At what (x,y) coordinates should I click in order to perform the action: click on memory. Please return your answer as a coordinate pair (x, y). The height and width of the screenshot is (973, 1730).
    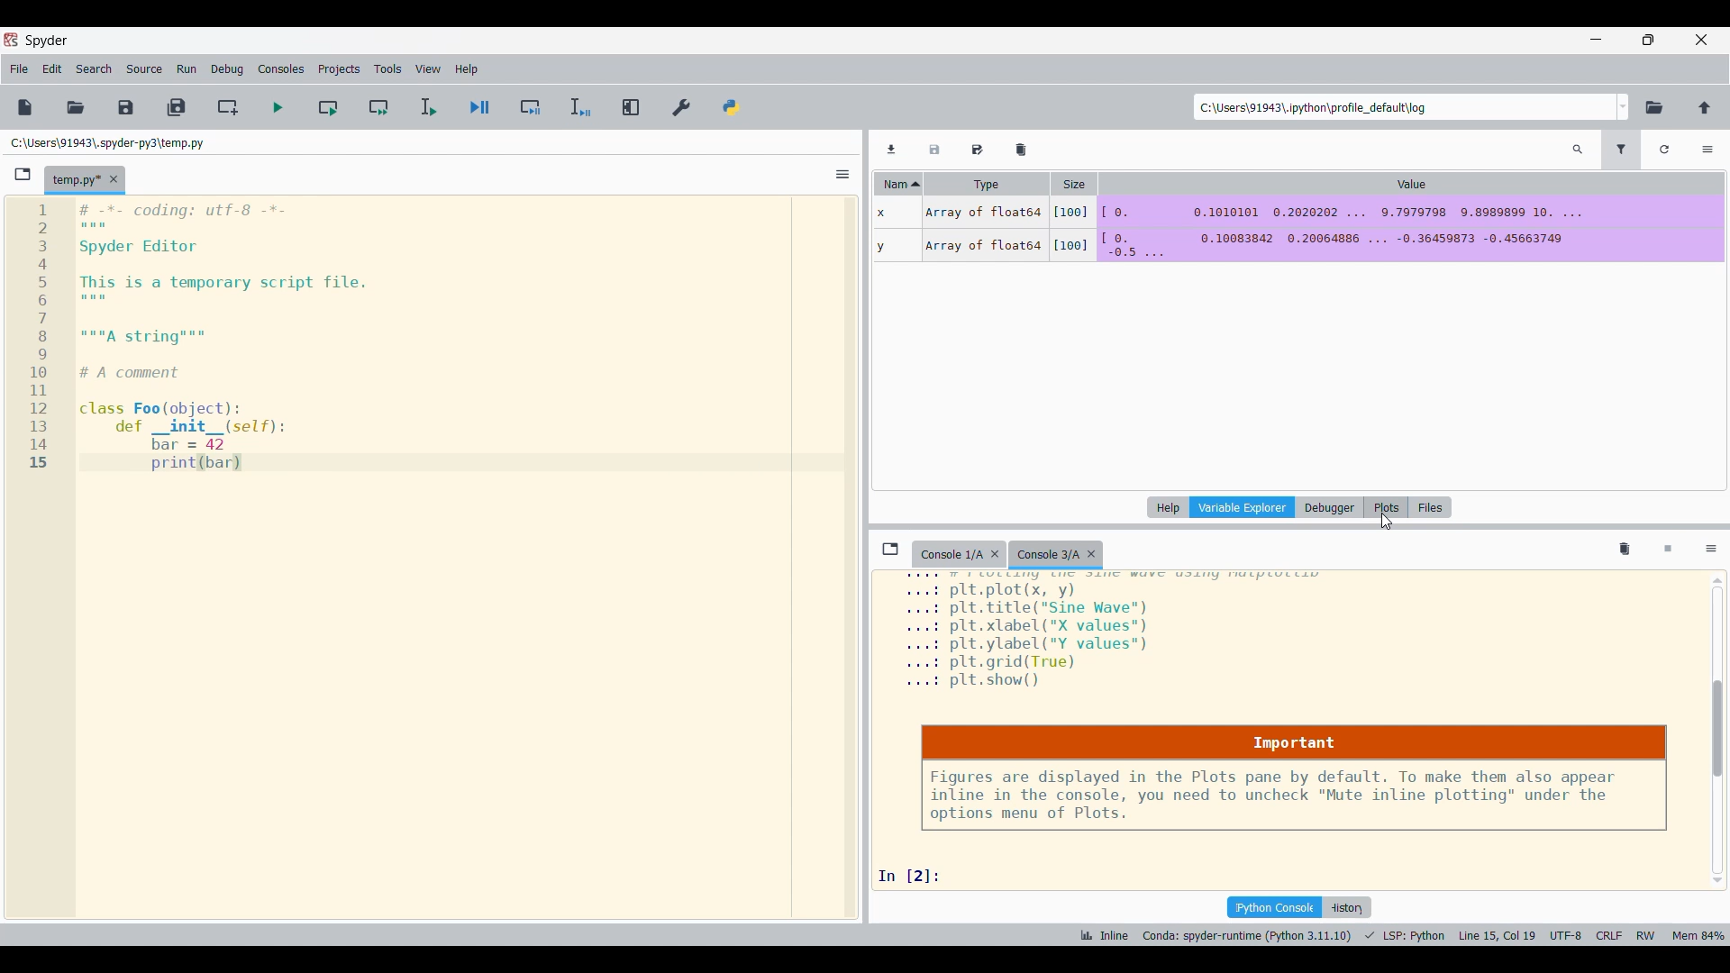
    Looking at the image, I should click on (1699, 934).